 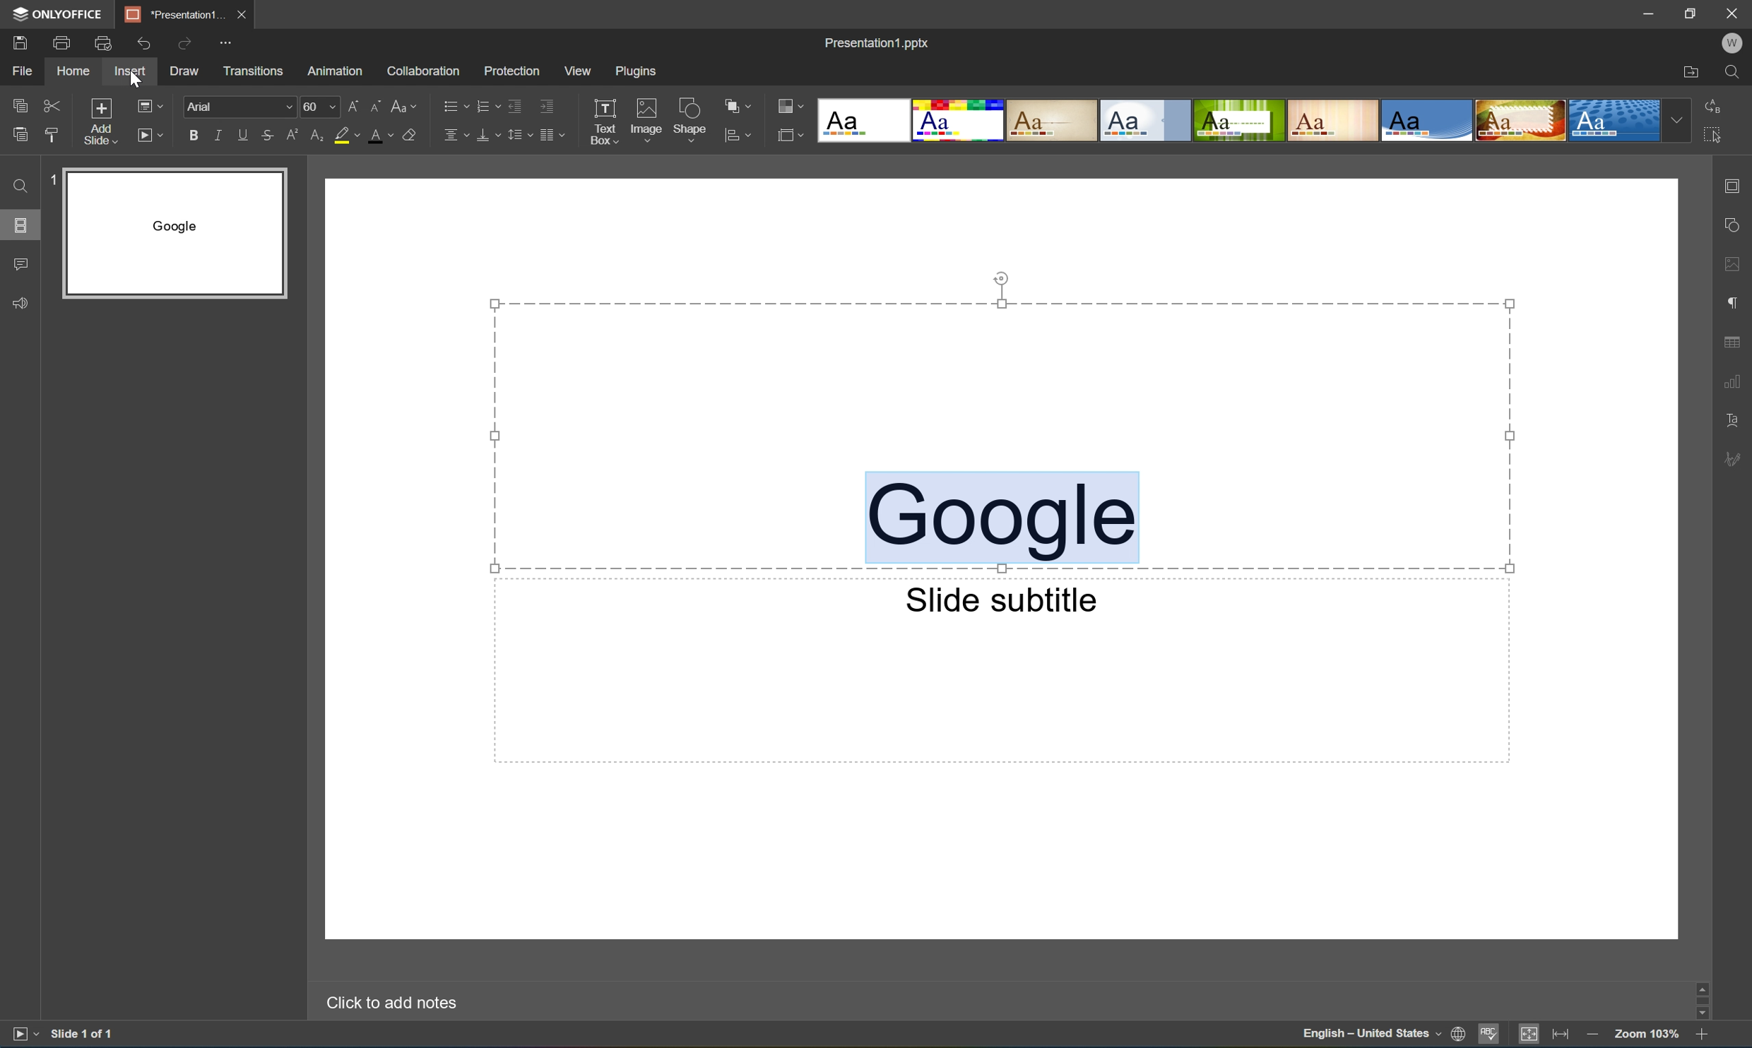 What do you see at coordinates (1676, 118) in the screenshot?
I see `Drop down` at bounding box center [1676, 118].